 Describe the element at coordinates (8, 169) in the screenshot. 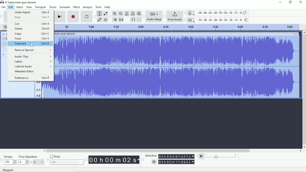

I see `Stopped` at that location.